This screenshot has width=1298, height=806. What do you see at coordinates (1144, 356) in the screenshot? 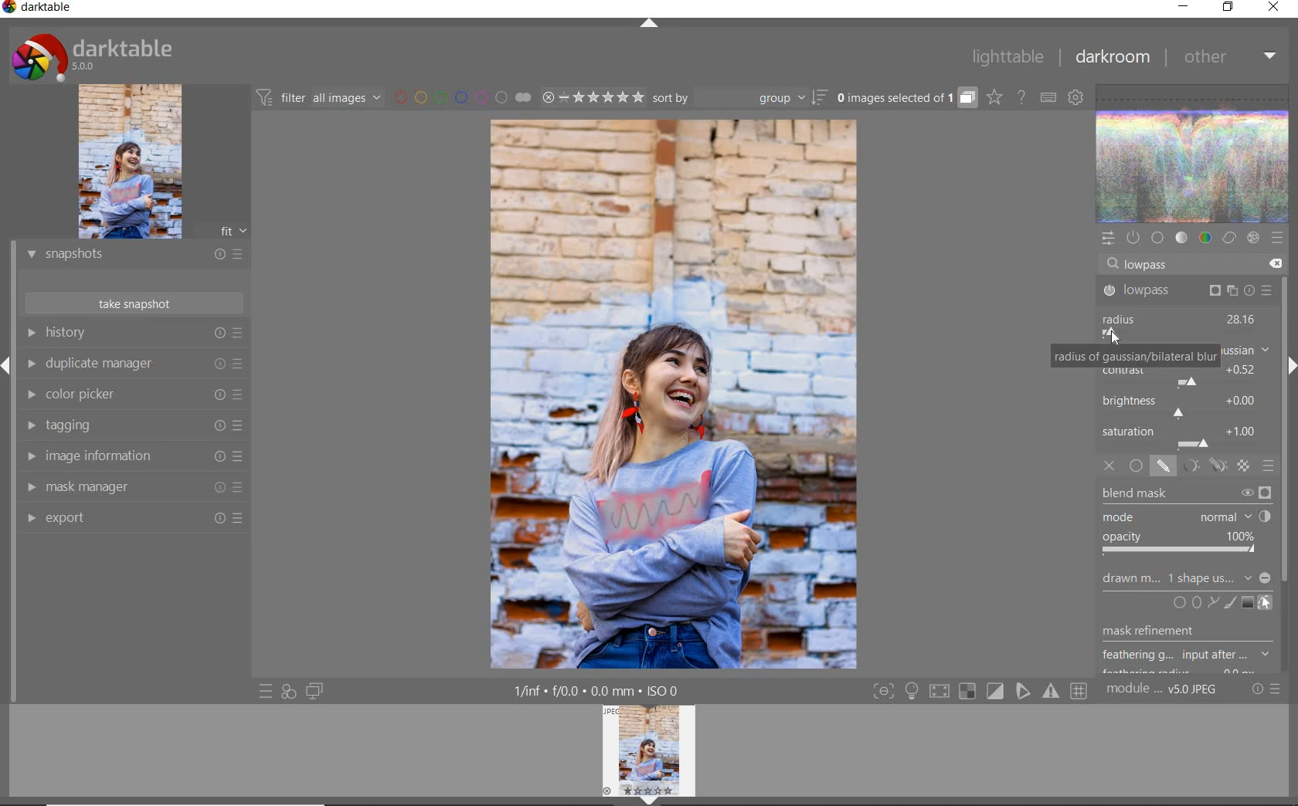
I see `radius of gaussian/bilateral blur` at bounding box center [1144, 356].